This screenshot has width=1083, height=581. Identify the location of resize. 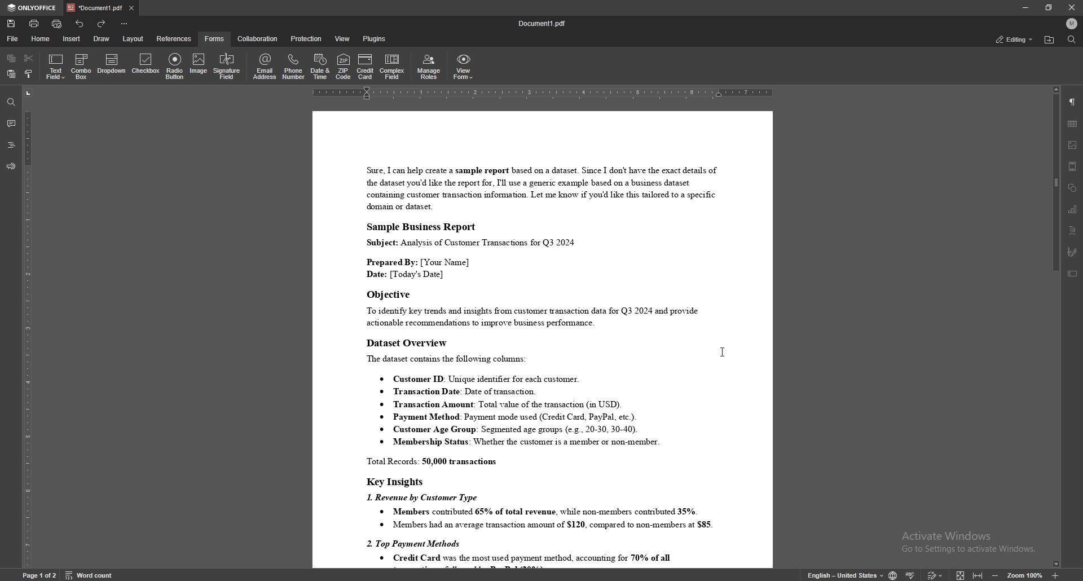
(1049, 7).